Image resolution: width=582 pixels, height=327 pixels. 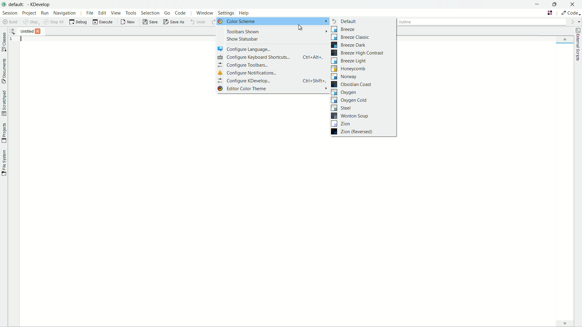 I want to click on cursor, so click(x=300, y=28).